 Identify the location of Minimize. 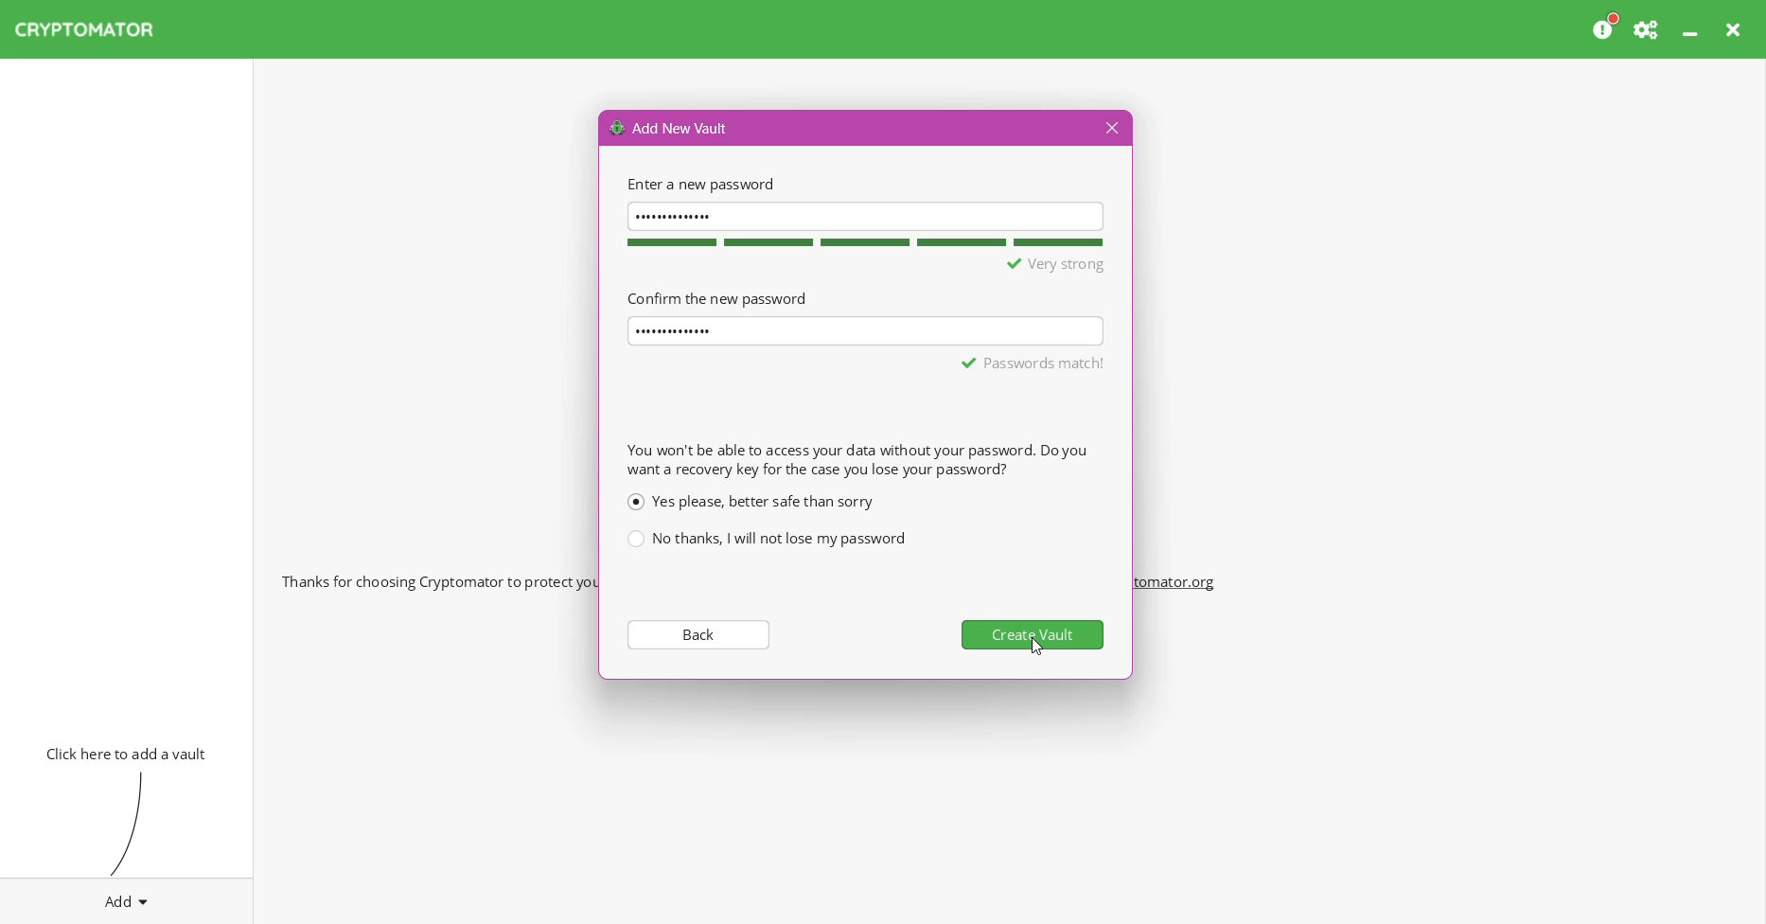
(1692, 29).